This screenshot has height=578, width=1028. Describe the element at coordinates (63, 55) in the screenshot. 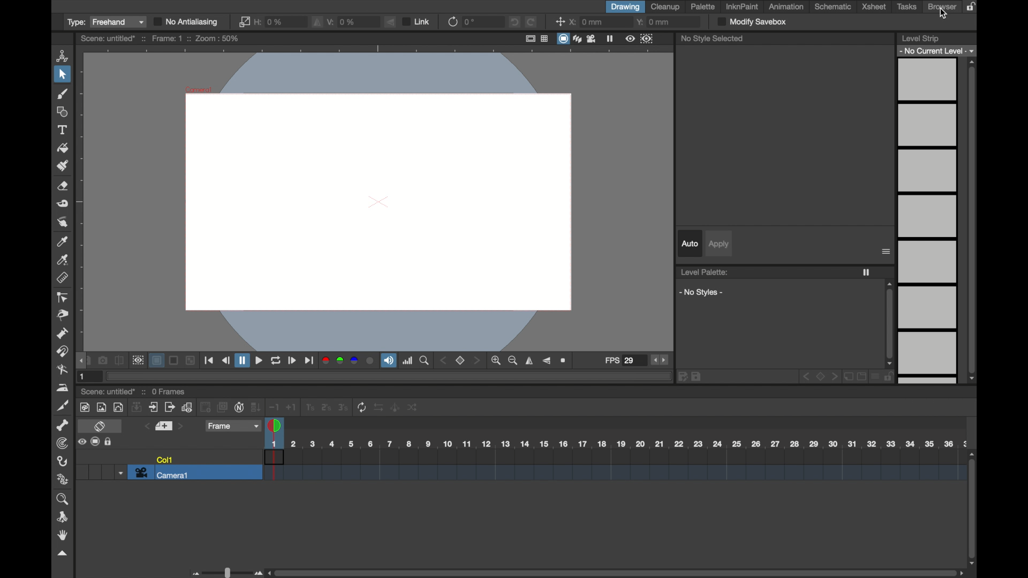

I see `animate tool` at that location.